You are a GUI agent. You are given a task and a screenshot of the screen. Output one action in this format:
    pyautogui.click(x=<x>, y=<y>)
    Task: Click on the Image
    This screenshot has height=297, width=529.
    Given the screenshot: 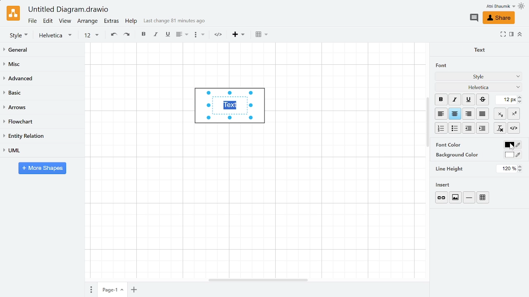 What is the action you would take?
    pyautogui.click(x=455, y=197)
    